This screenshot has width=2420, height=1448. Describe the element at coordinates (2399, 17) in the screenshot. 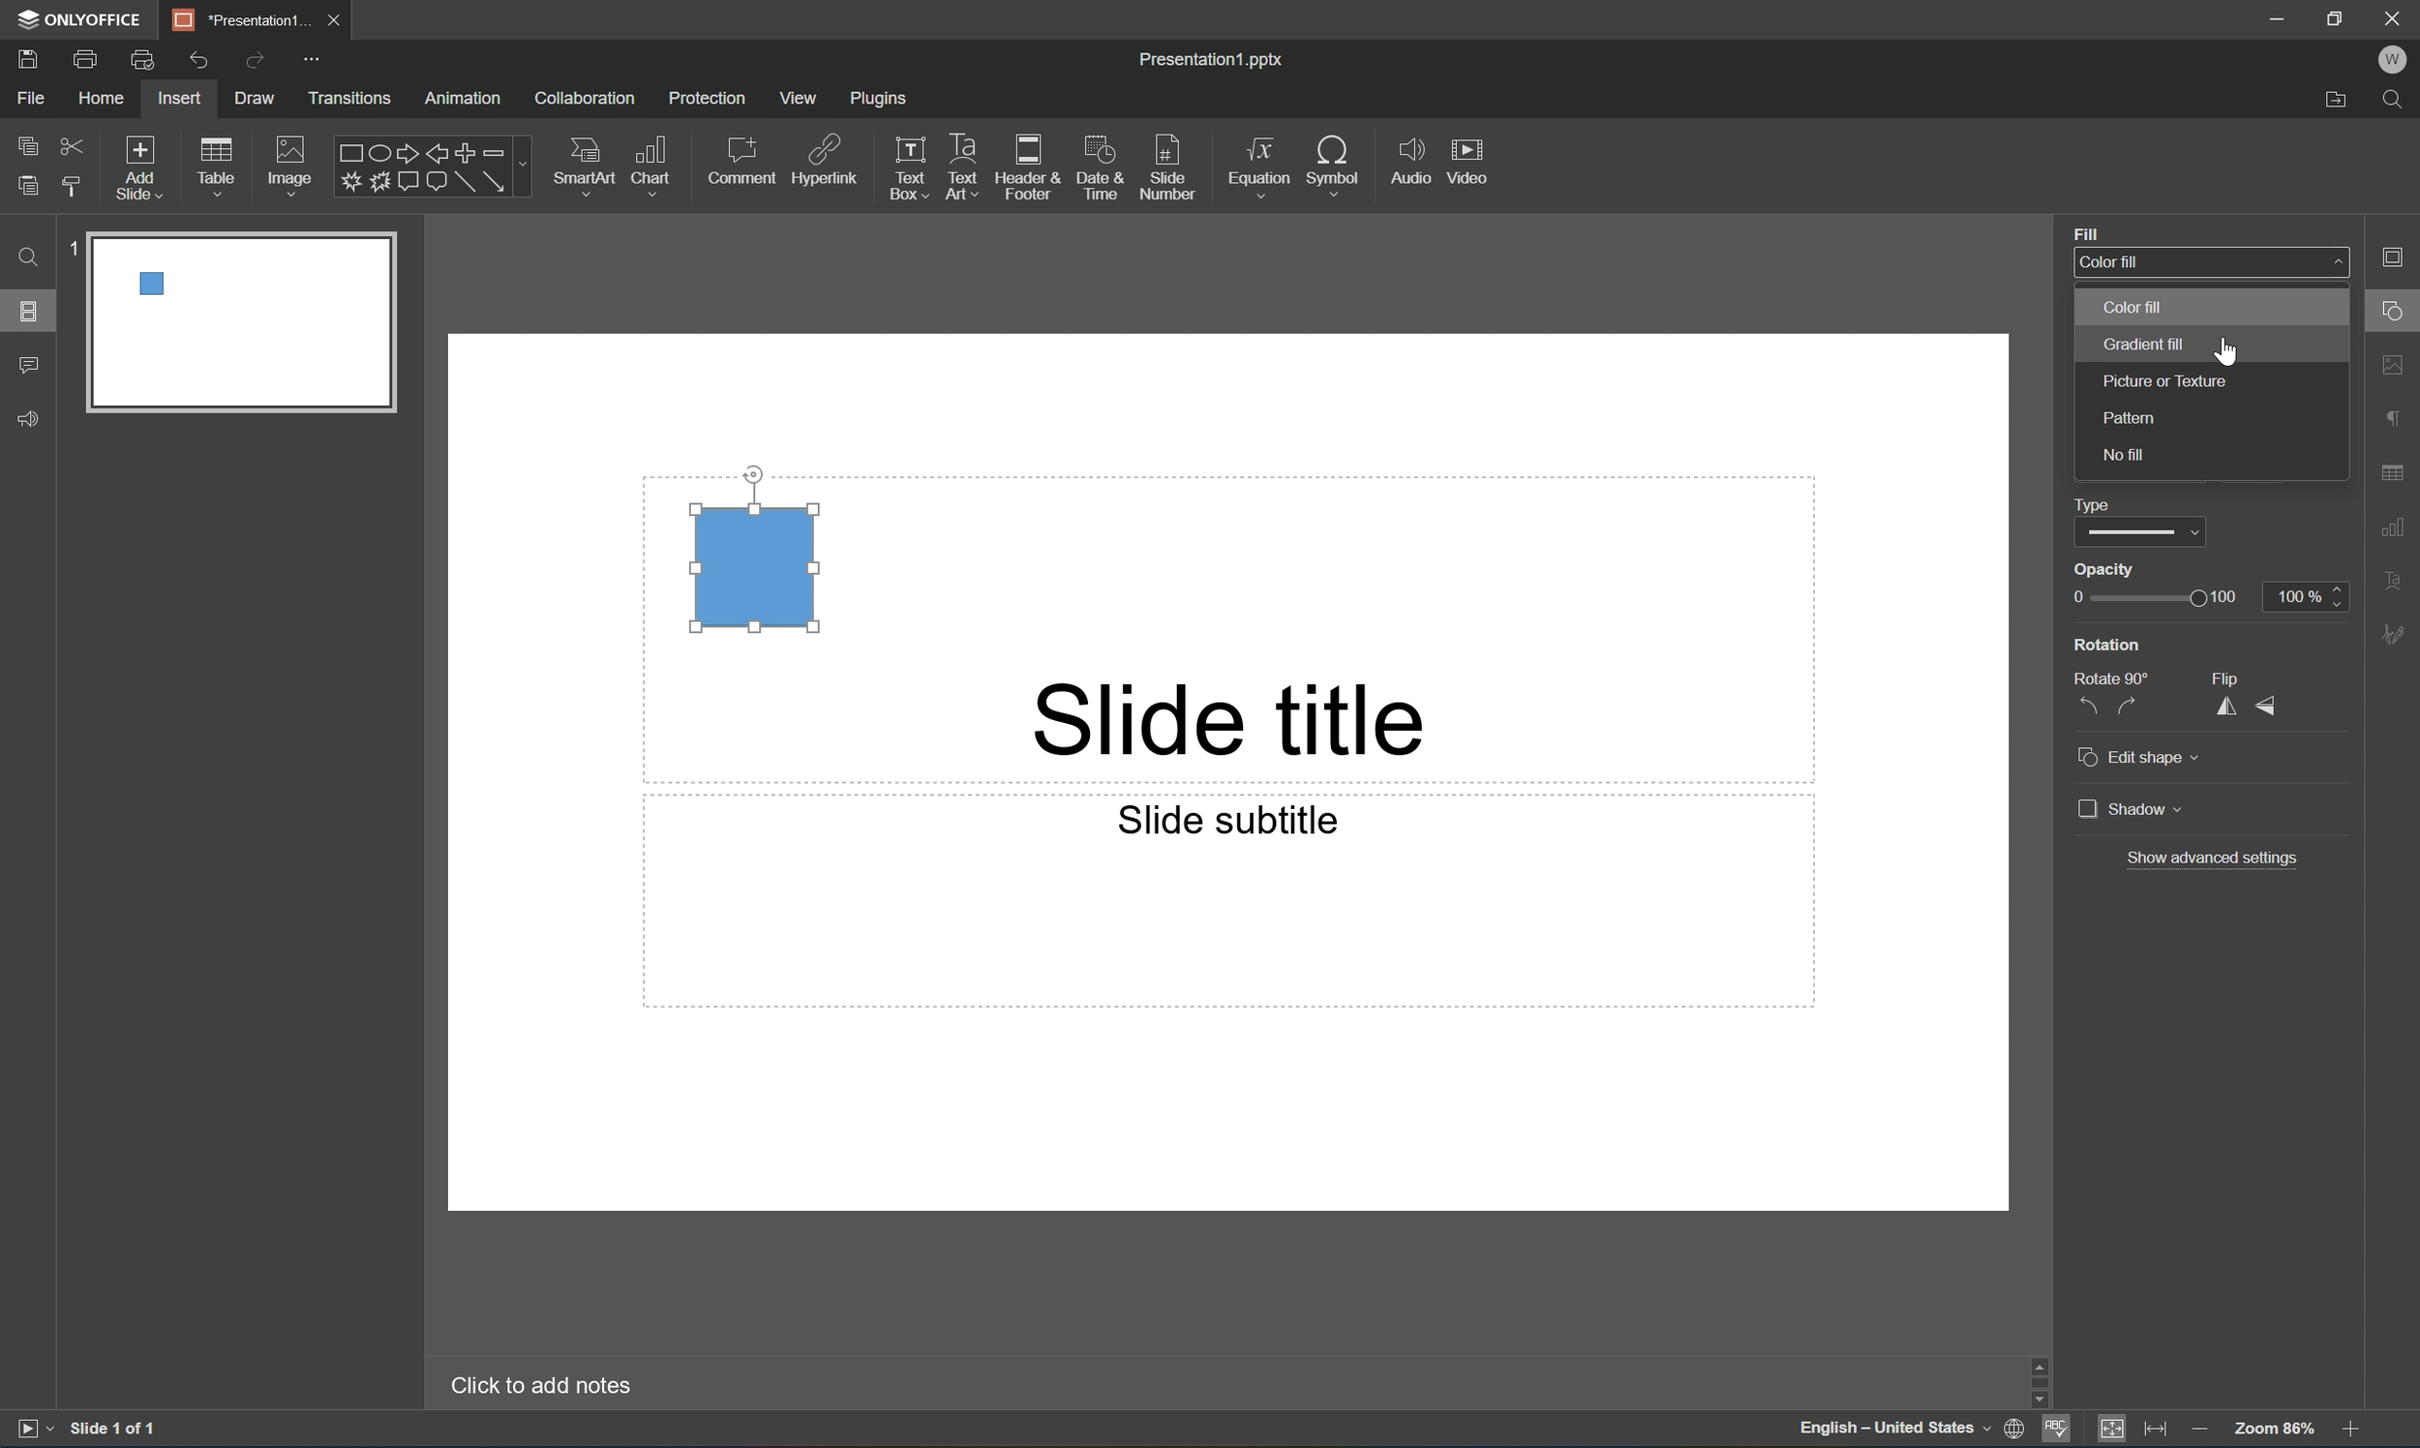

I see `Close` at that location.